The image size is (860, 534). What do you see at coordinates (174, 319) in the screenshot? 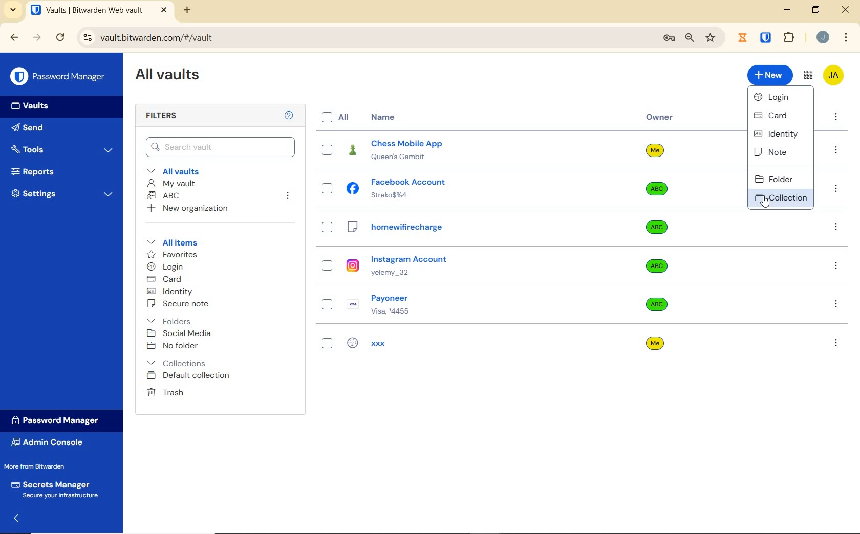
I see `folders` at bounding box center [174, 319].